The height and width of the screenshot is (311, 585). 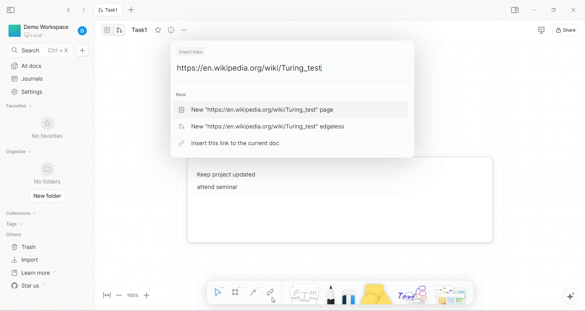 I want to click on share, so click(x=564, y=29).